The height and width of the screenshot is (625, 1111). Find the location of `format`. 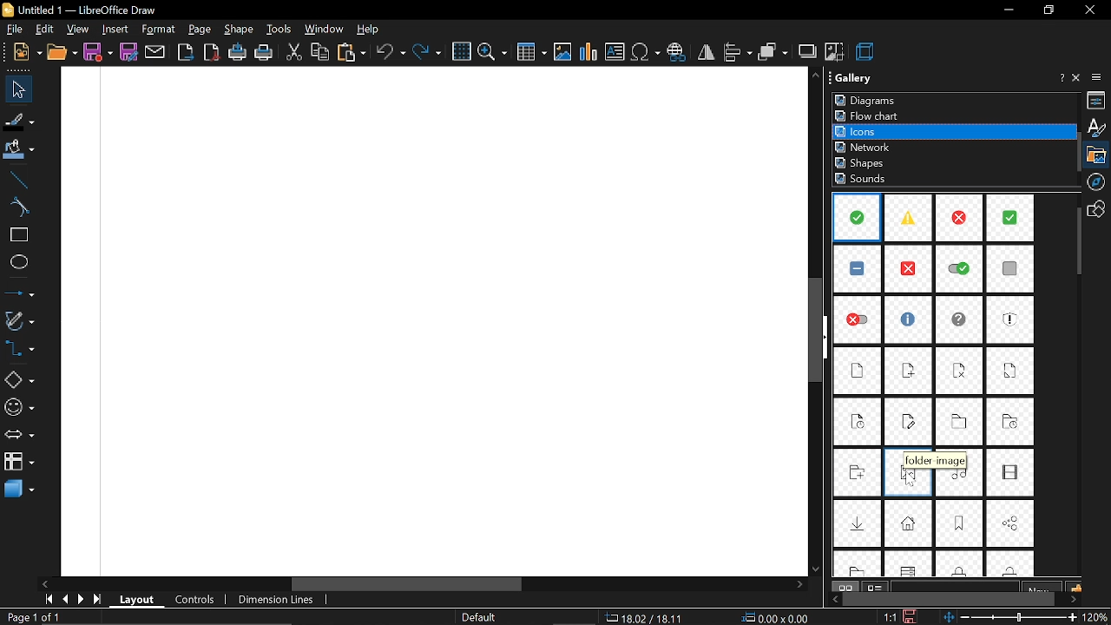

format is located at coordinates (159, 30).